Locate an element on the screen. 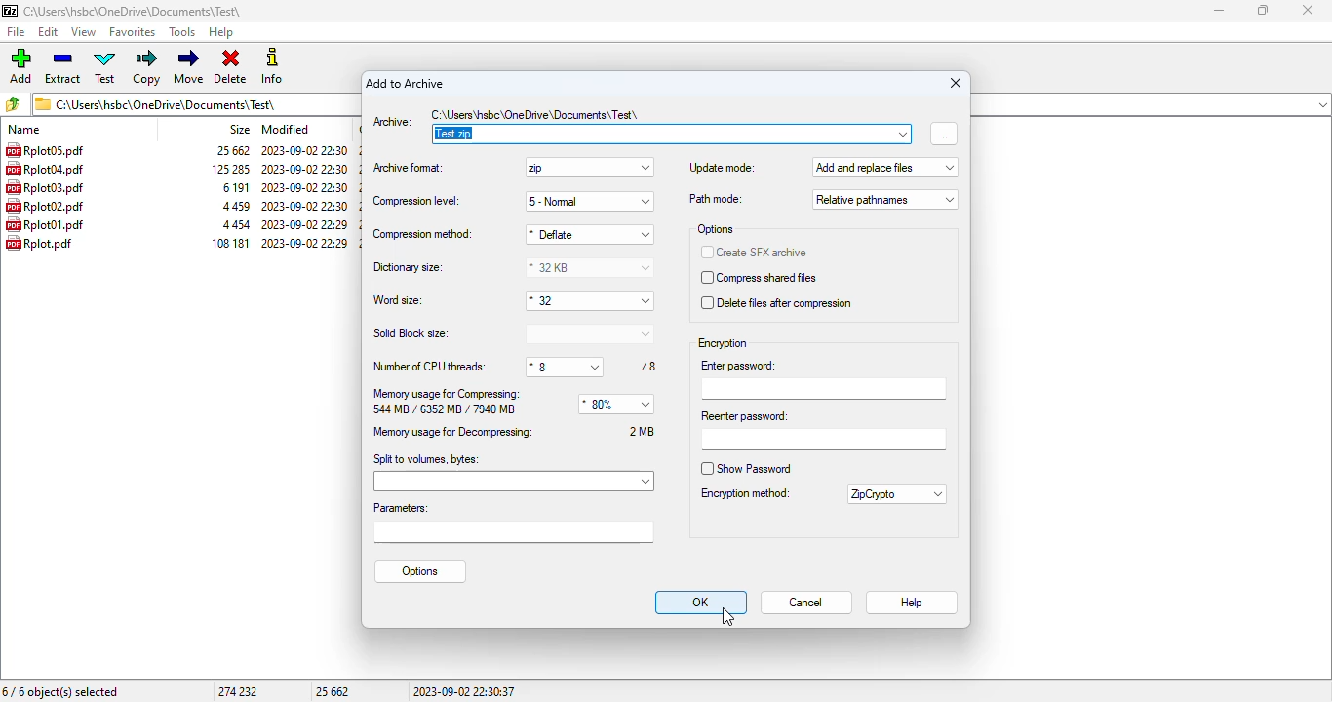  size is located at coordinates (232, 169).